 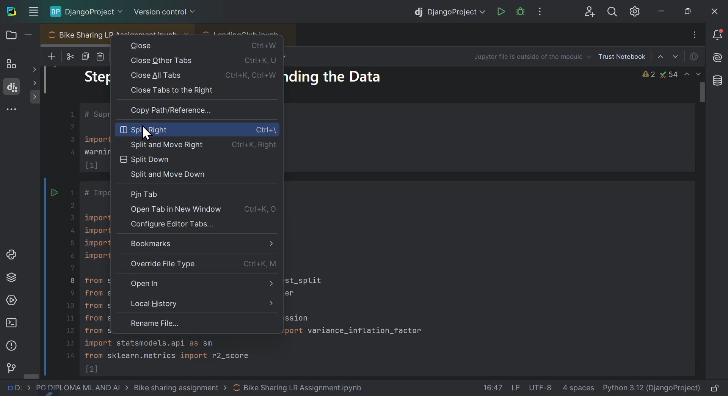 I want to click on Bike sharing L R assignment, so click(x=78, y=33).